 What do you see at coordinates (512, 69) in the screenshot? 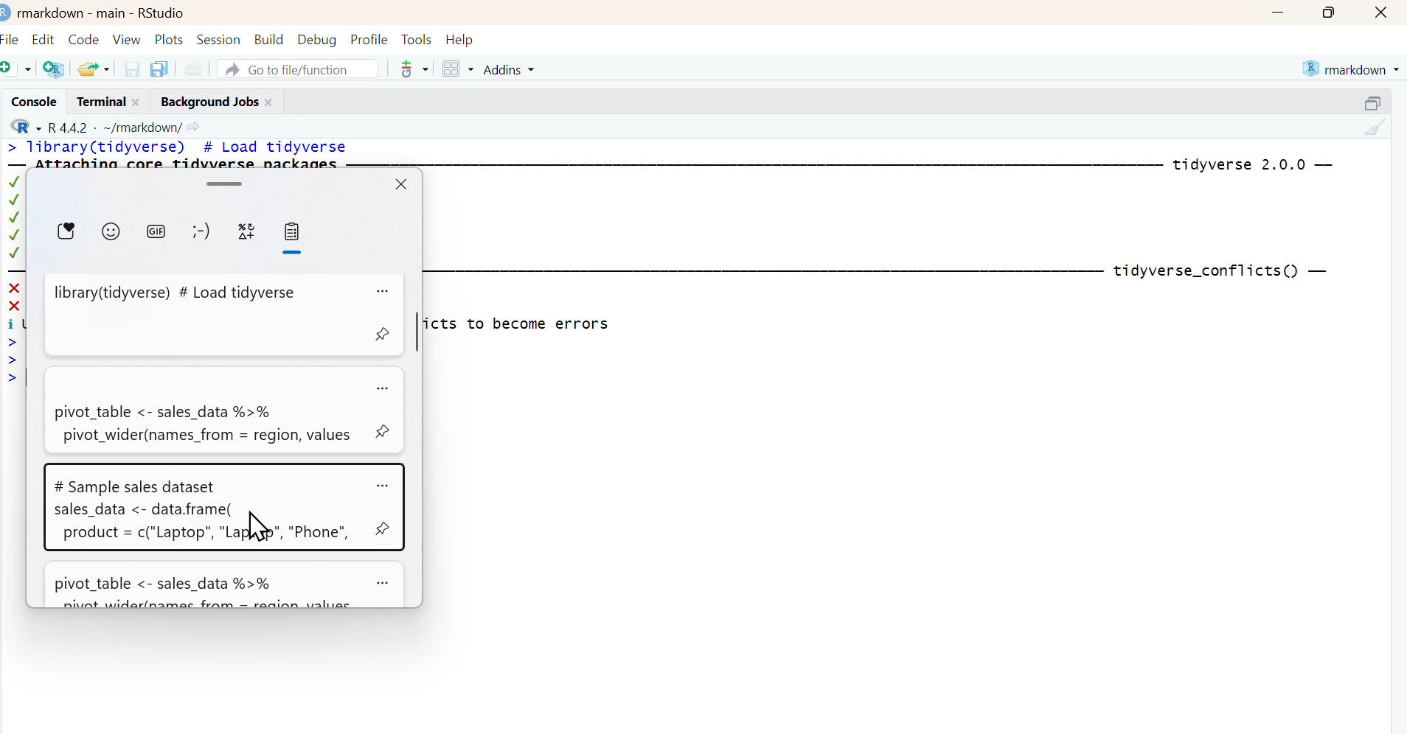
I see `Addins` at bounding box center [512, 69].